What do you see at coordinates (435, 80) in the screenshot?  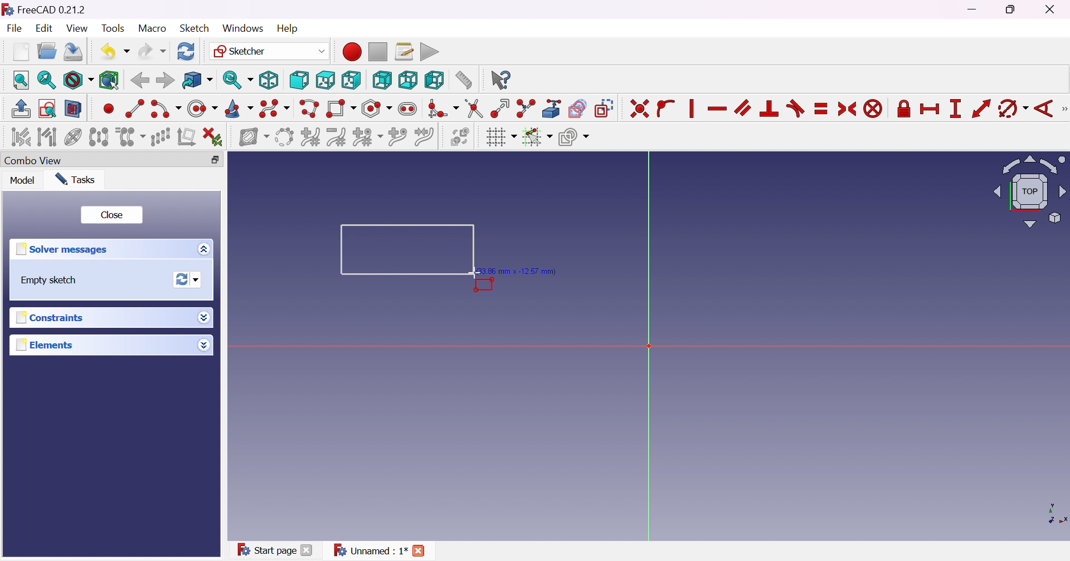 I see `Left` at bounding box center [435, 80].